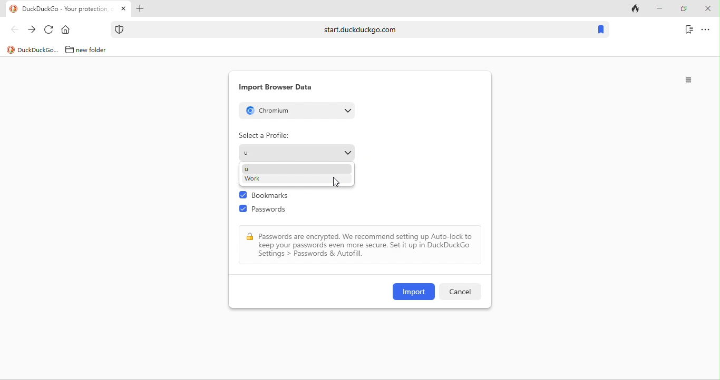 This screenshot has height=380, width=720. I want to click on close, so click(707, 9).